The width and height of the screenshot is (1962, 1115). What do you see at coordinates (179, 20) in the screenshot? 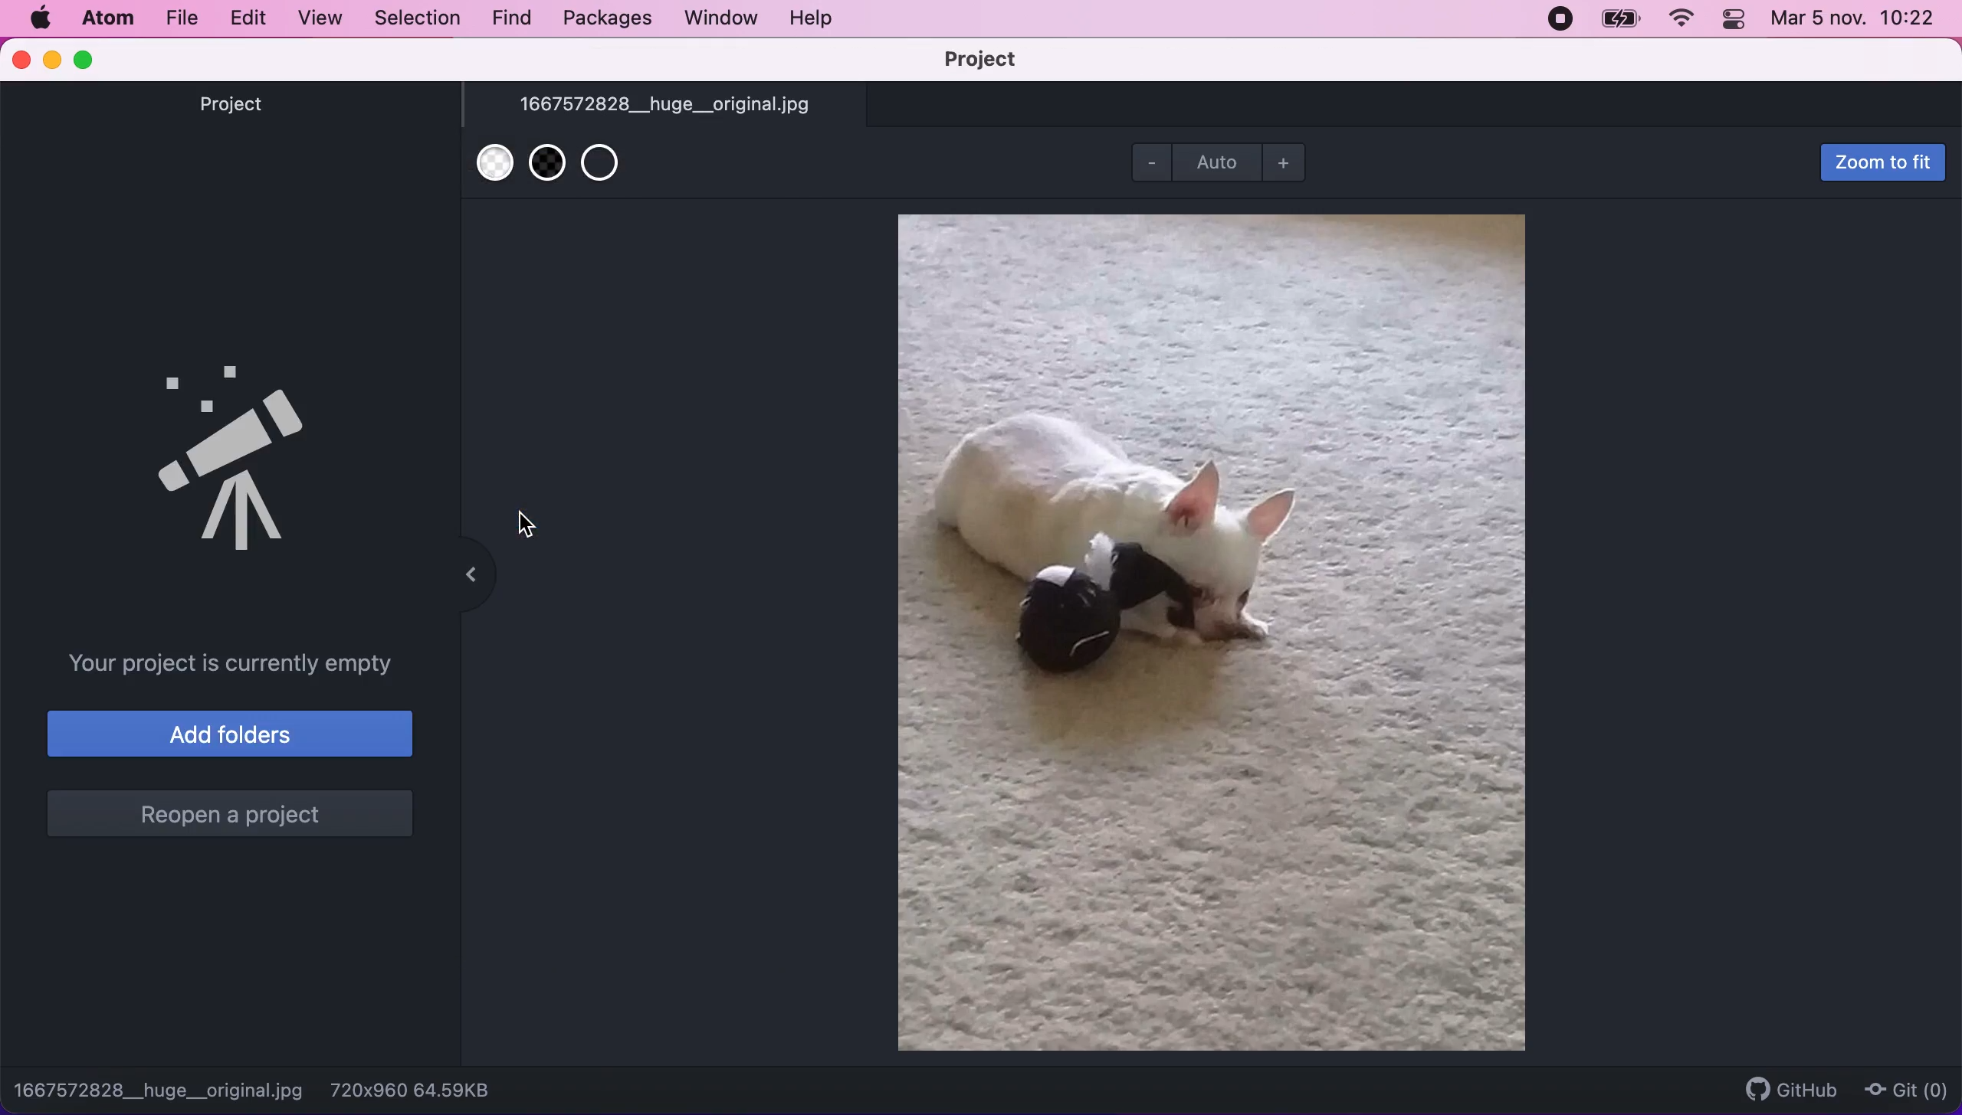
I see `file` at bounding box center [179, 20].